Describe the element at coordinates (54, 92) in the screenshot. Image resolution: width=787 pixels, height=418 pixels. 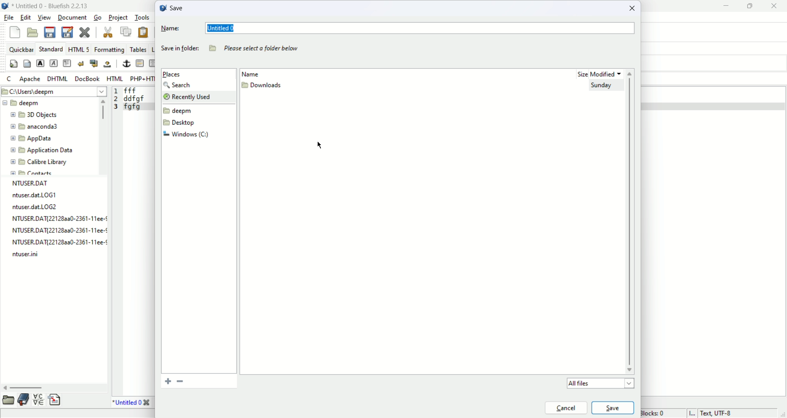
I see `C:\Users\deepm` at that location.